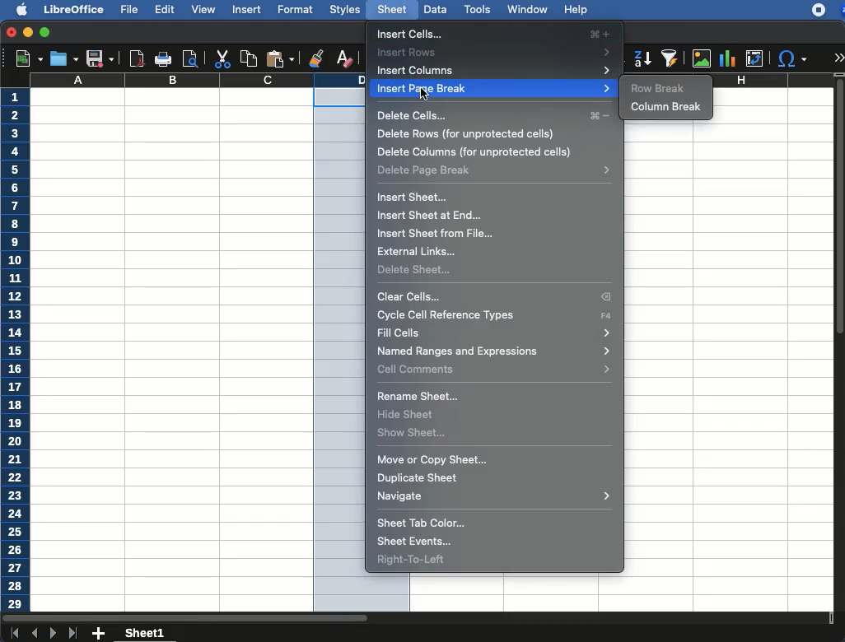  What do you see at coordinates (642, 56) in the screenshot?
I see `descendinga` at bounding box center [642, 56].